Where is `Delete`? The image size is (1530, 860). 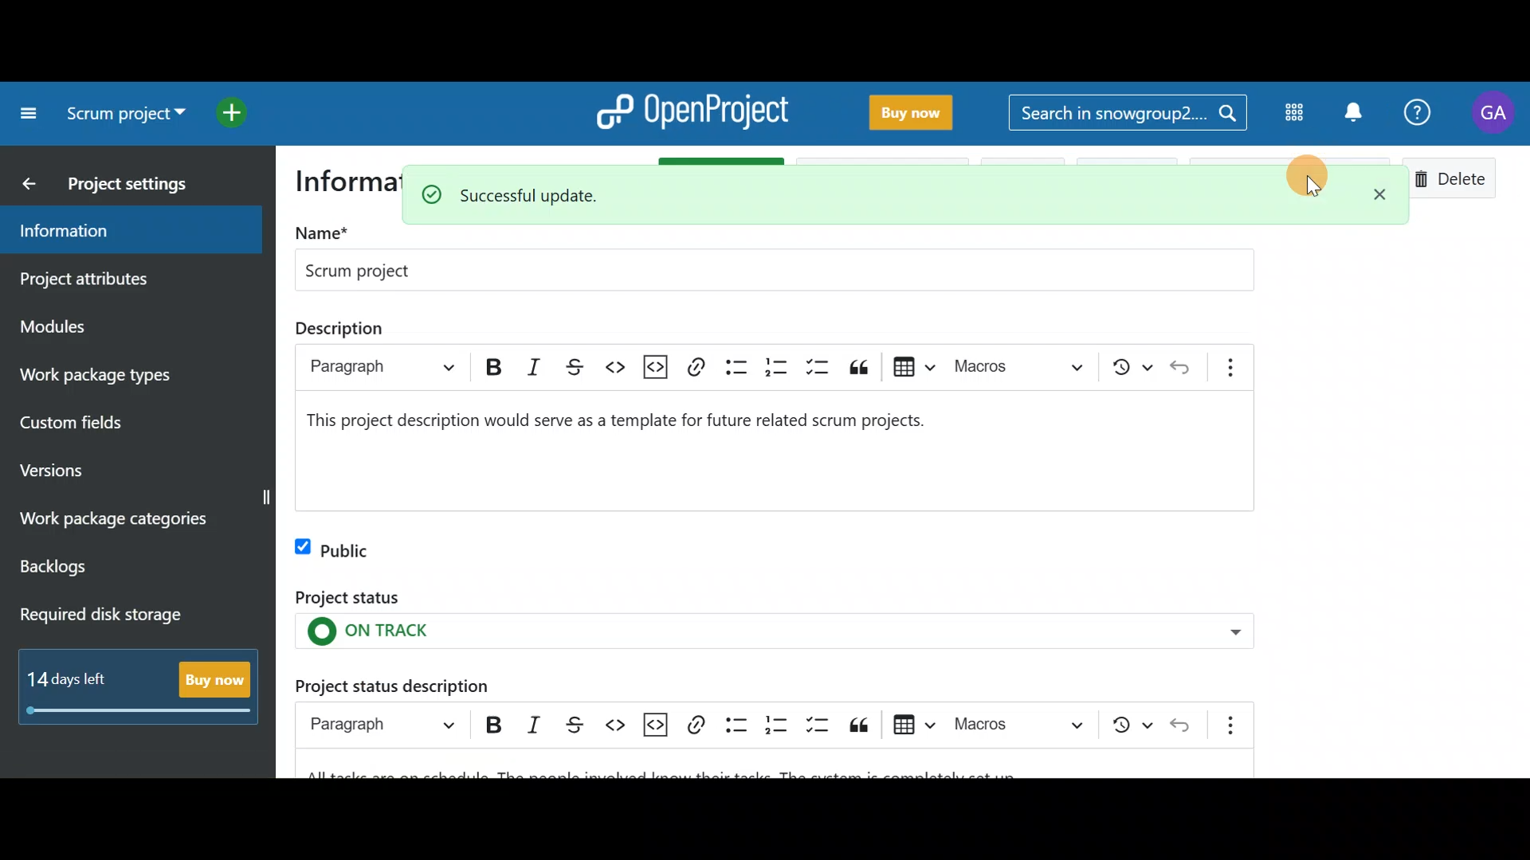
Delete is located at coordinates (1460, 178).